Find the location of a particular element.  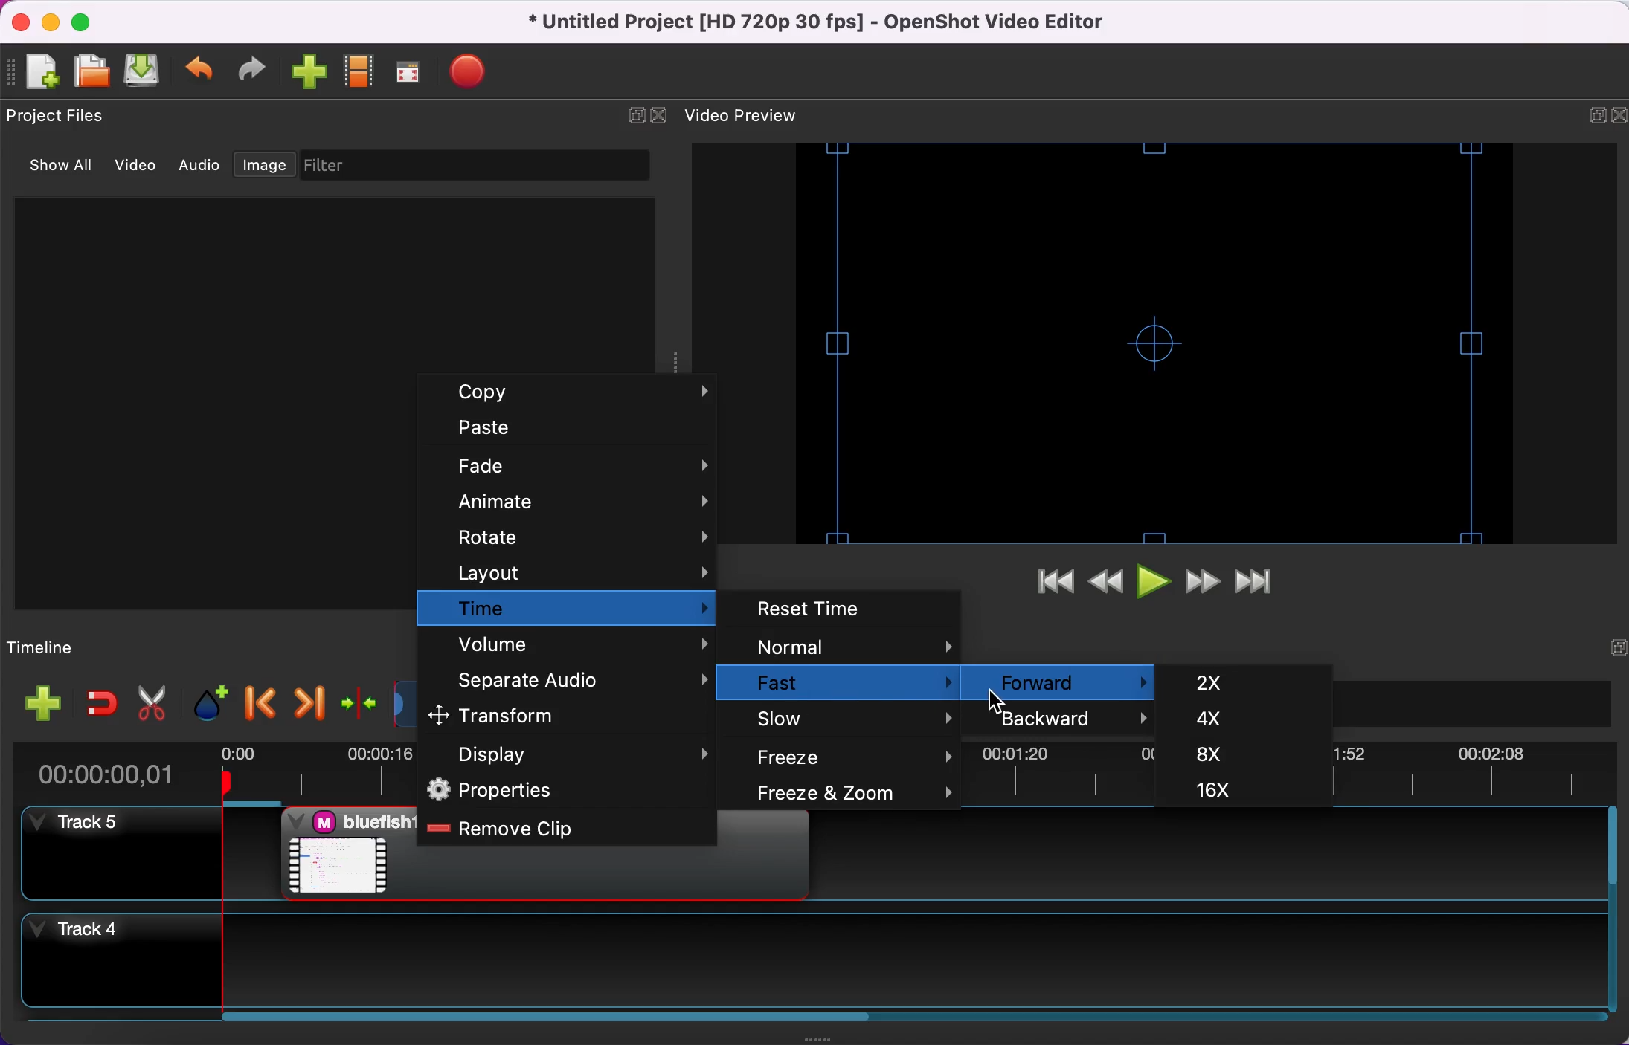

project files is located at coordinates (63, 115).